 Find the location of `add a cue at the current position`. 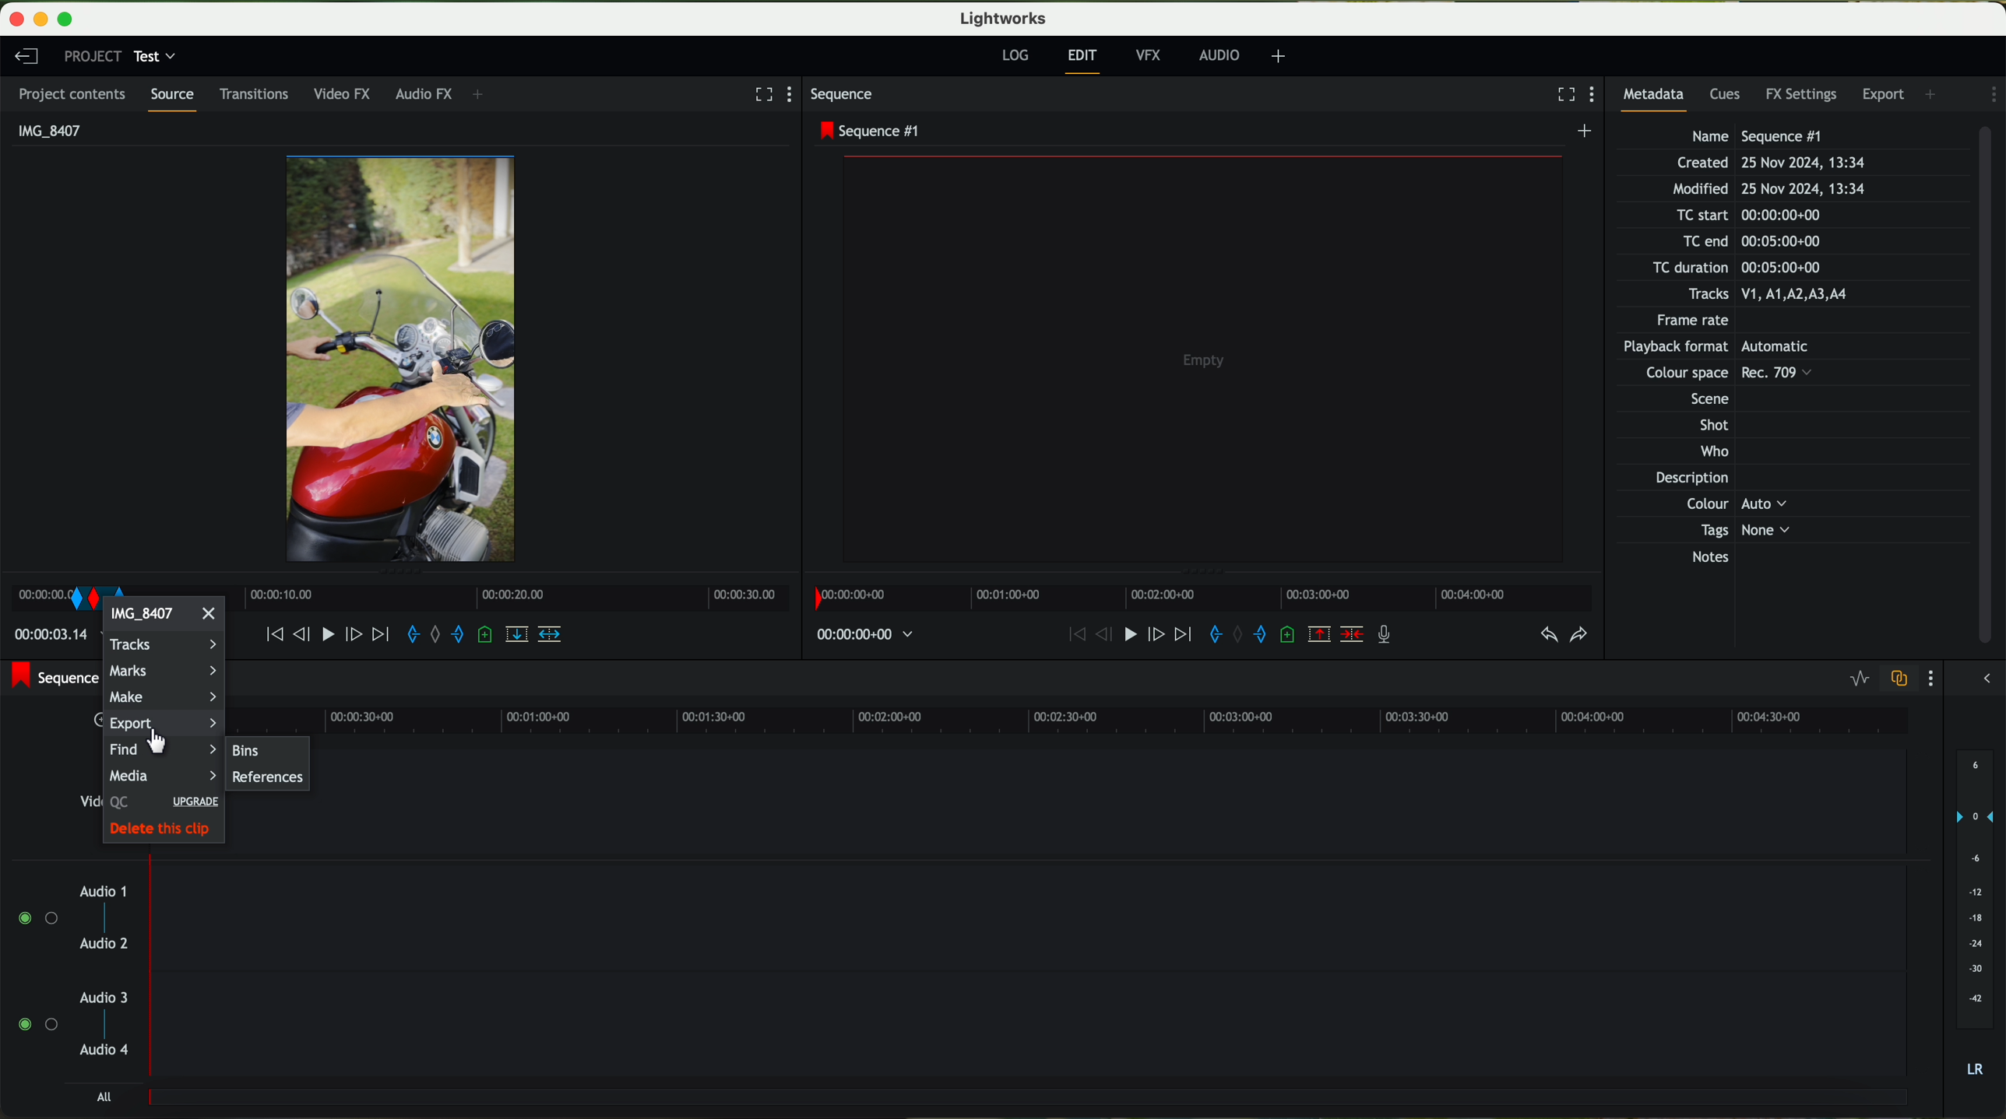

add a cue at the current position is located at coordinates (1290, 636).